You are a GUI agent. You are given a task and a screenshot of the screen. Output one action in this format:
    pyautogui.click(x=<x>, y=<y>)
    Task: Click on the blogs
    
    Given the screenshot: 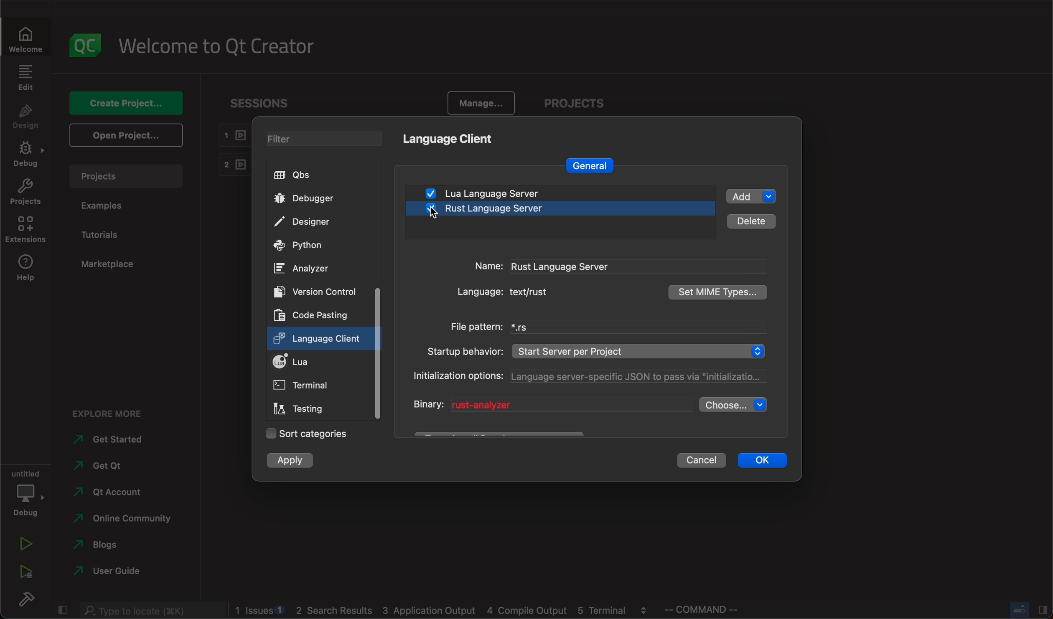 What is the action you would take?
    pyautogui.click(x=121, y=545)
    